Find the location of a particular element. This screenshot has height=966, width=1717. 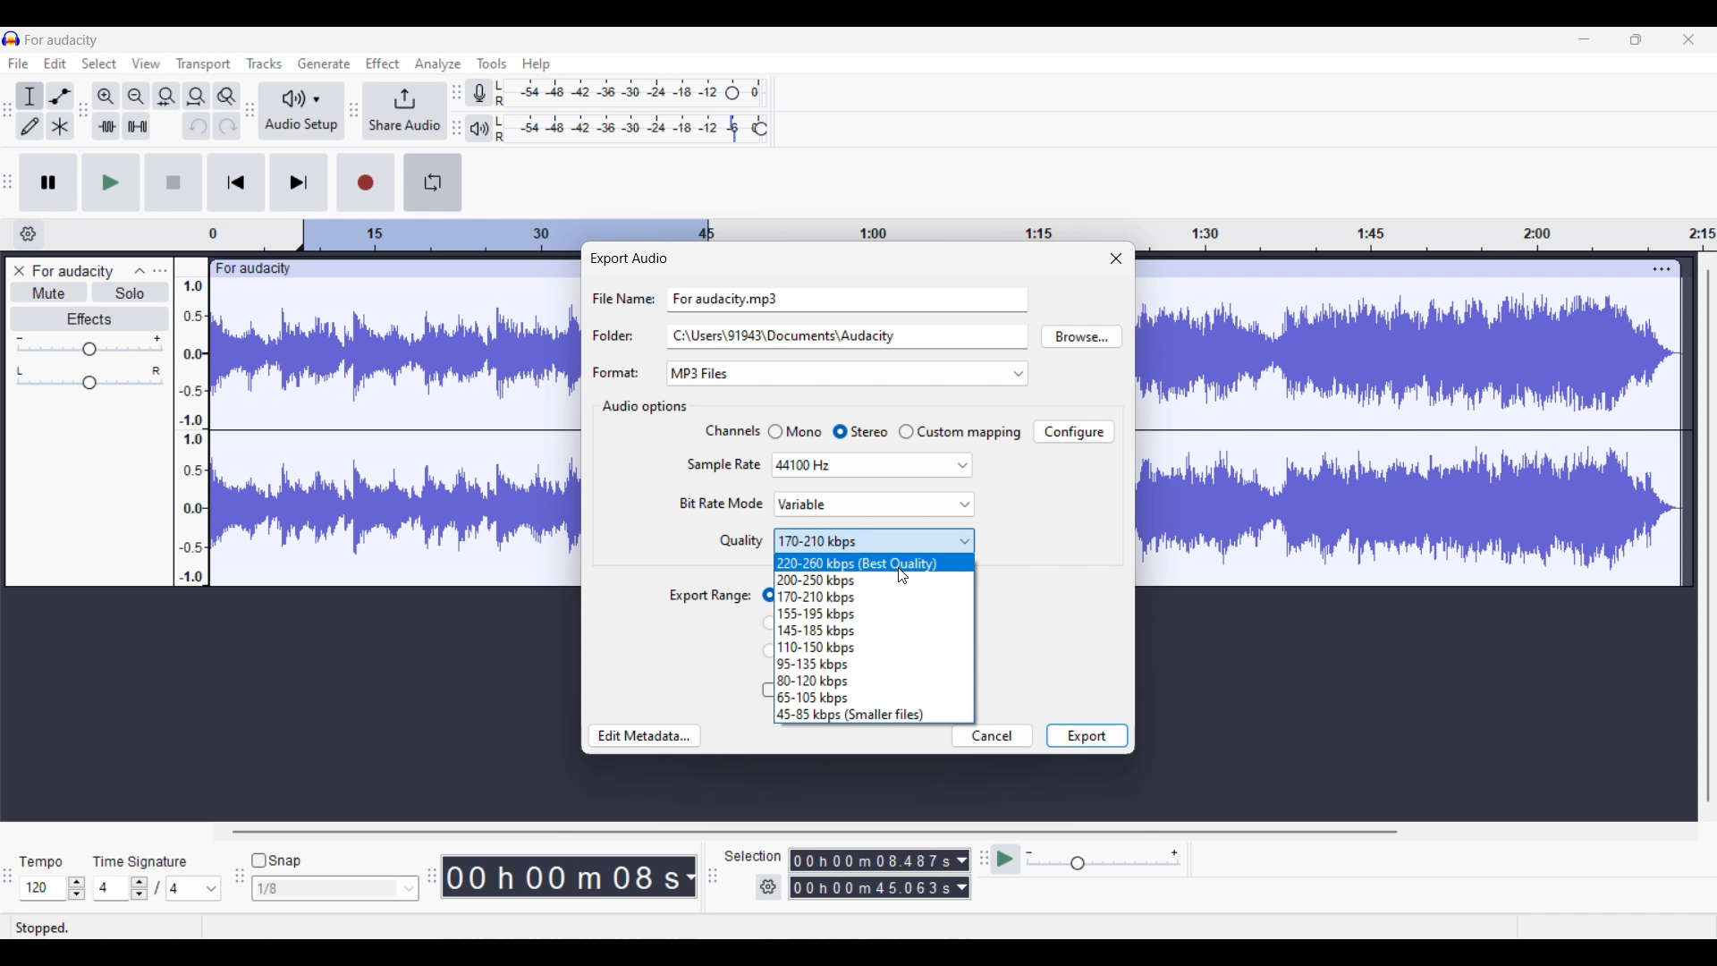

Configure is located at coordinates (1073, 431).